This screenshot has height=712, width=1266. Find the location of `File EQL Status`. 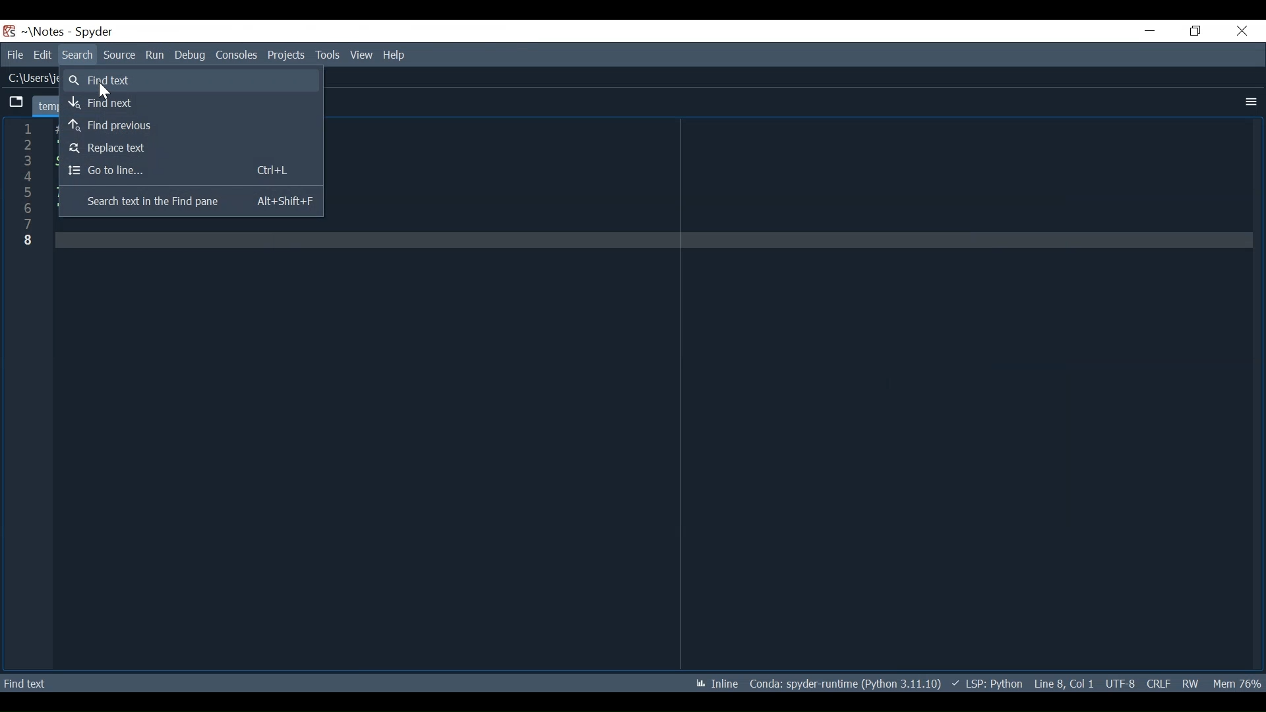

File EQL Status is located at coordinates (1160, 682).